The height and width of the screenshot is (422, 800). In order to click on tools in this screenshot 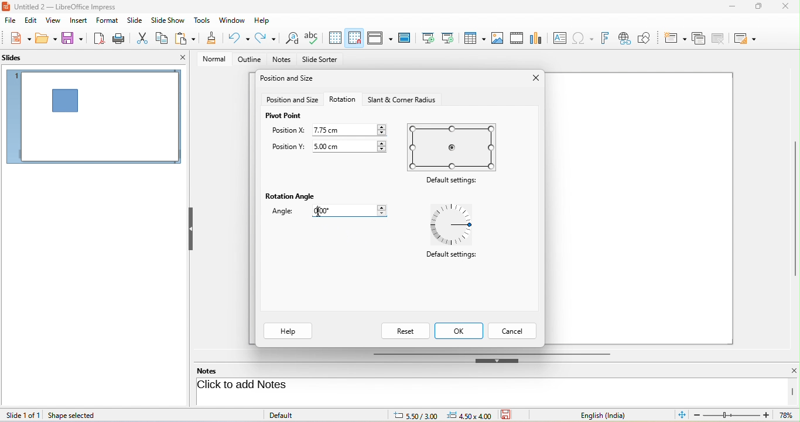, I will do `click(203, 21)`.